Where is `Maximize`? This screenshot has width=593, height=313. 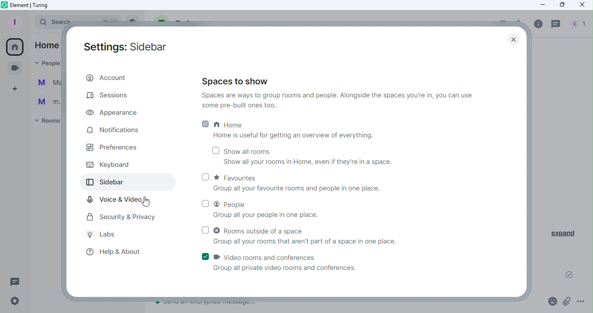 Maximize is located at coordinates (559, 5).